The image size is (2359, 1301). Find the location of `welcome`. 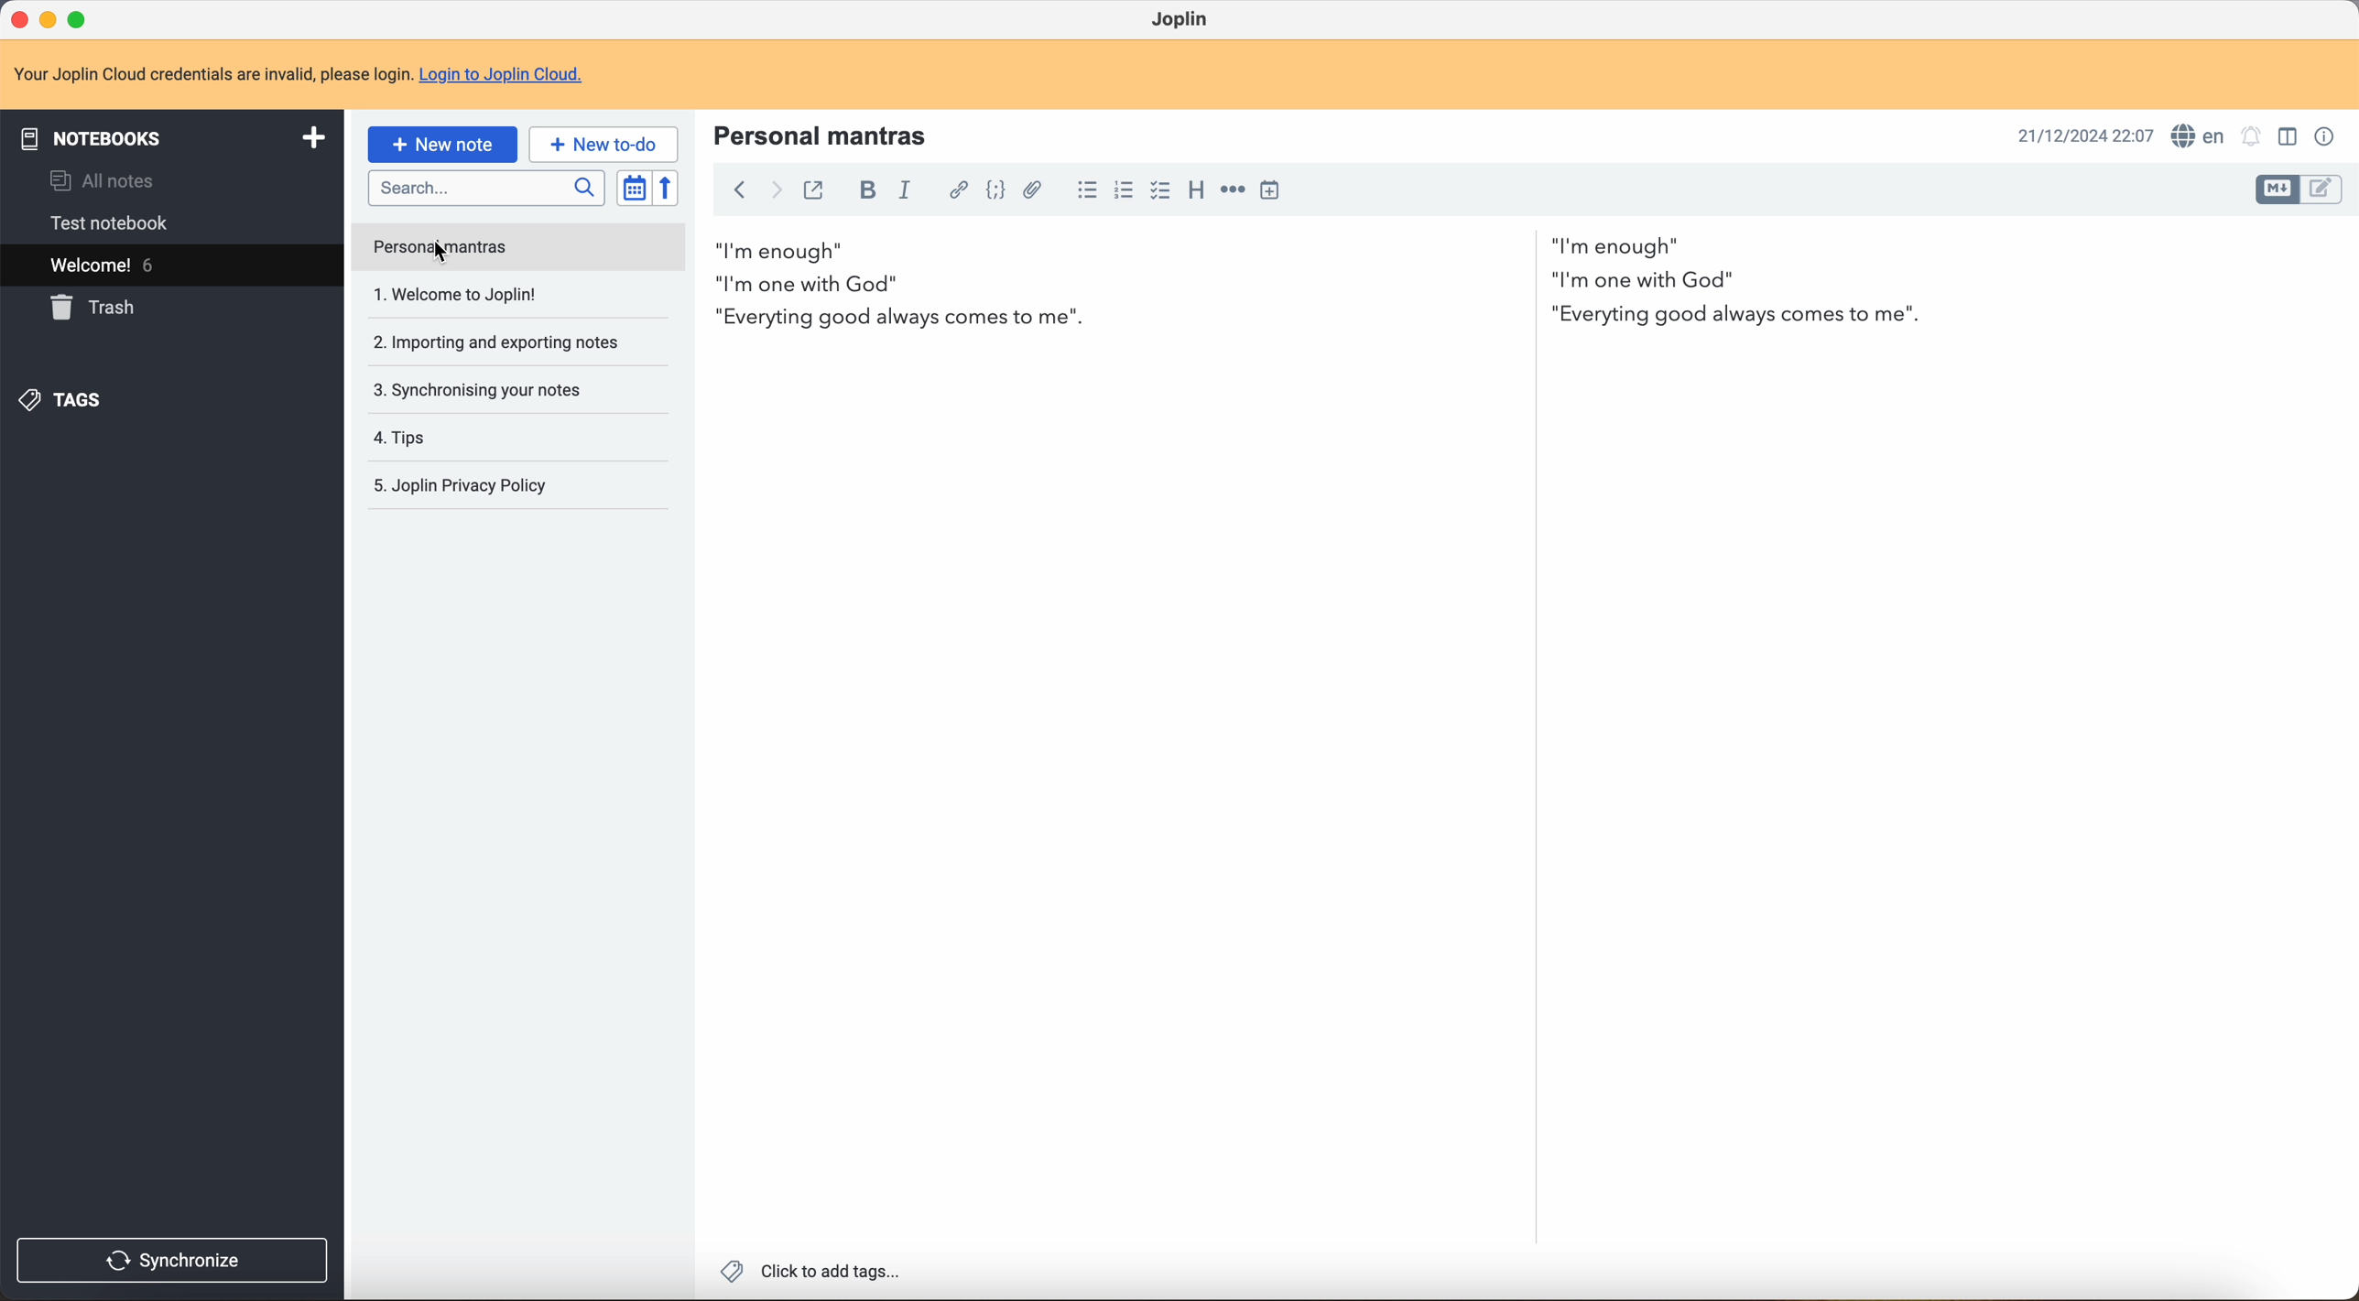

welcome is located at coordinates (168, 266).